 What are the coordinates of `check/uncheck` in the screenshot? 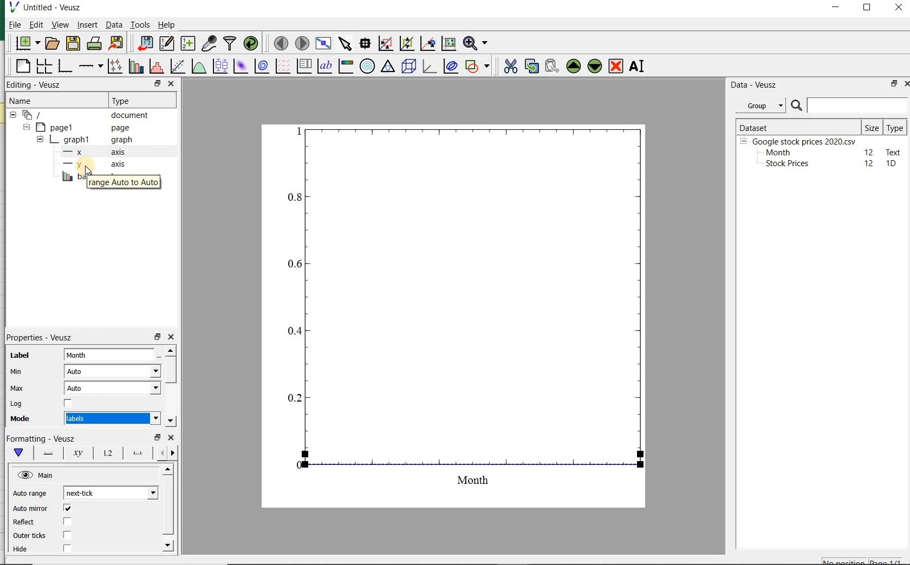 It's located at (67, 509).